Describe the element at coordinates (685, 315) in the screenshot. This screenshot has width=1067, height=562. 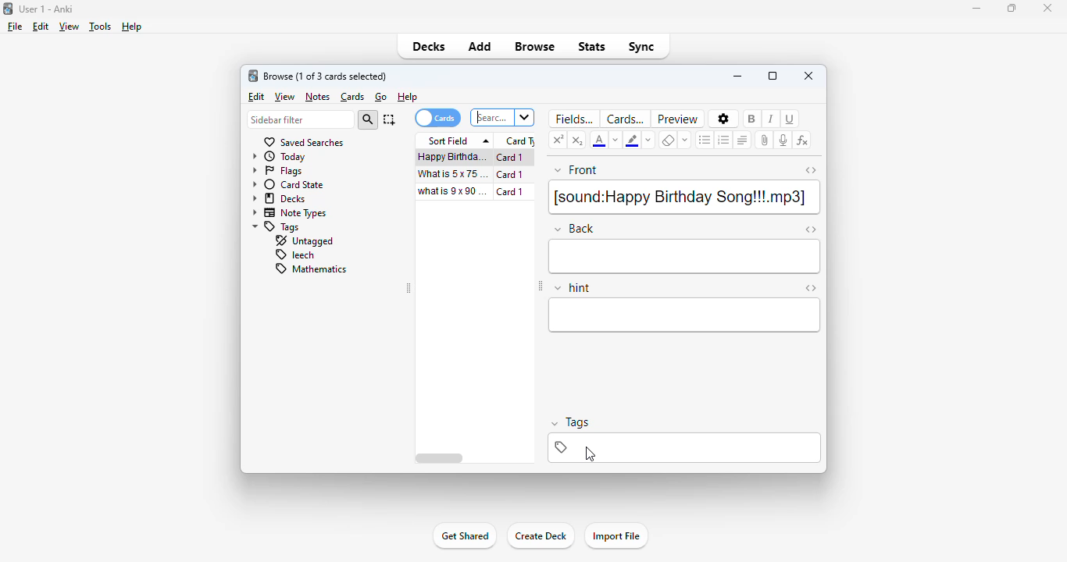
I see `hint` at that location.